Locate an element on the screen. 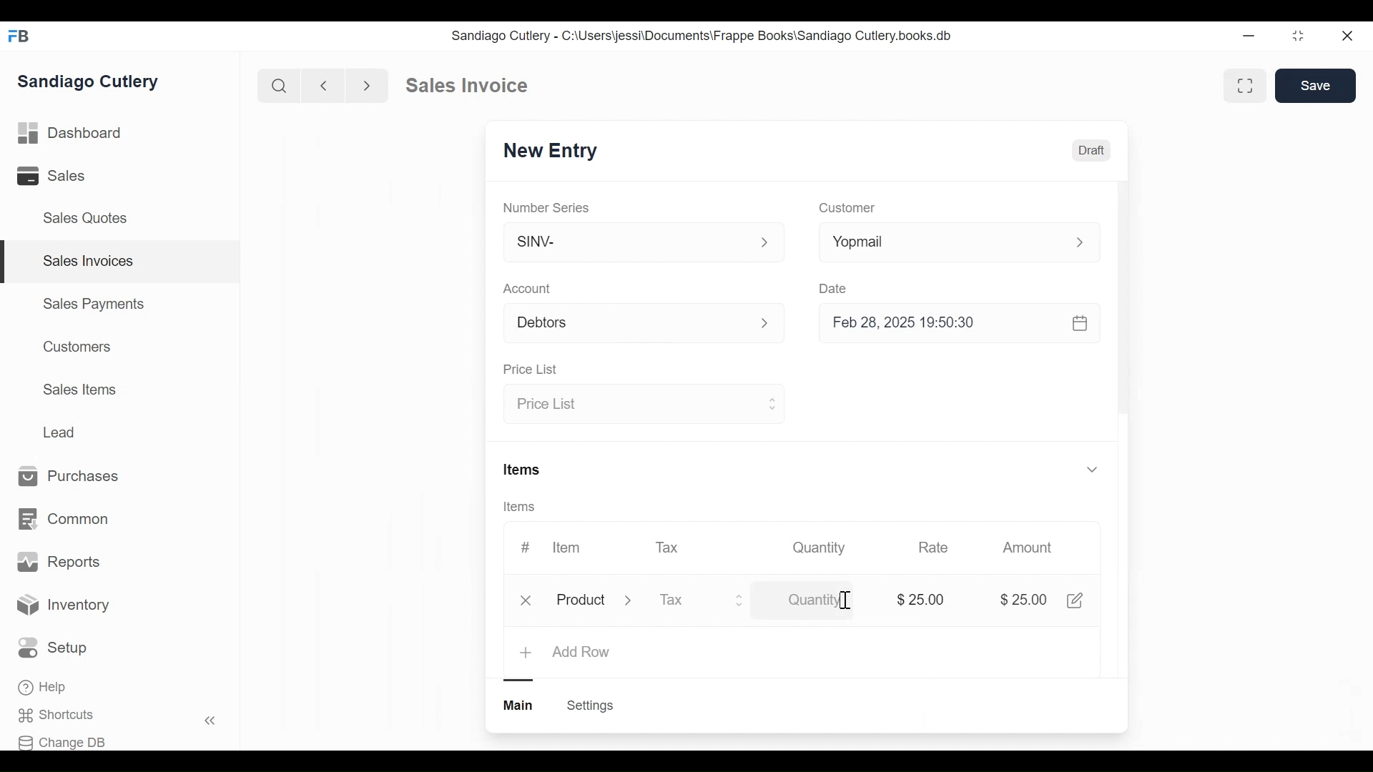 Image resolution: width=1373 pixels, height=772 pixels. Quantity is located at coordinates (807, 603).